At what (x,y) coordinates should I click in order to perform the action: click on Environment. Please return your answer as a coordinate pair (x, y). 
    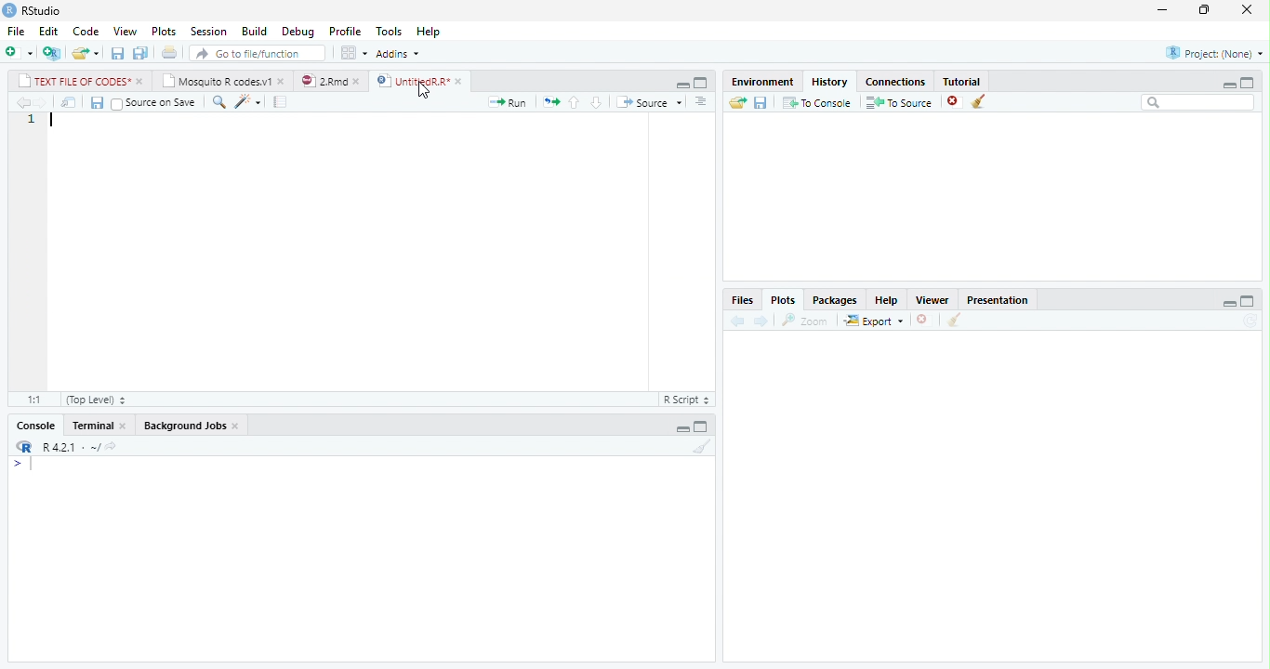
    Looking at the image, I should click on (762, 81).